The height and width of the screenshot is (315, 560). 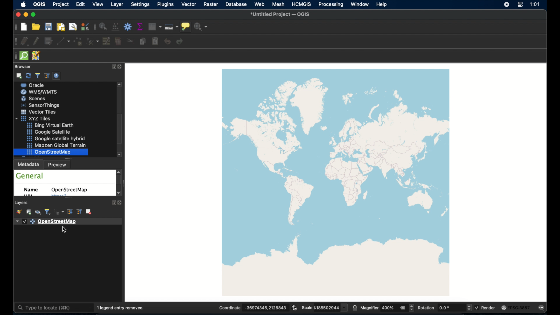 I want to click on untitled project QGIS, so click(x=282, y=14).